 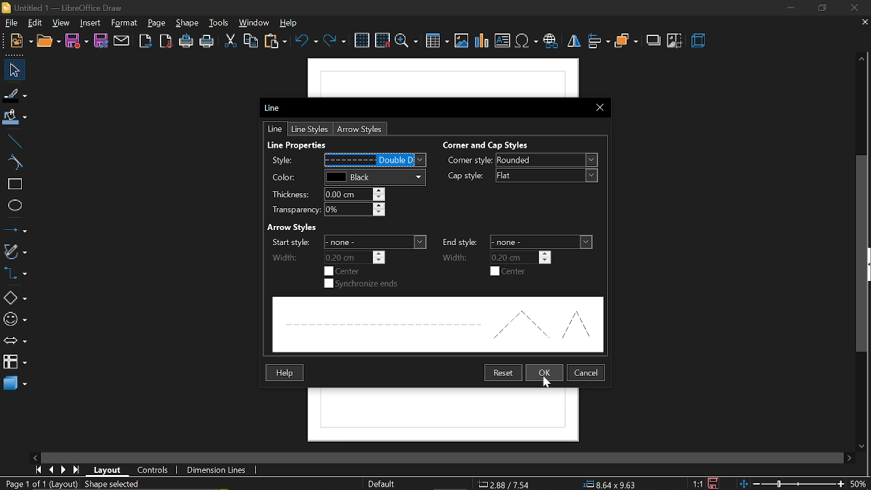 What do you see at coordinates (188, 22) in the screenshot?
I see `shape` at bounding box center [188, 22].